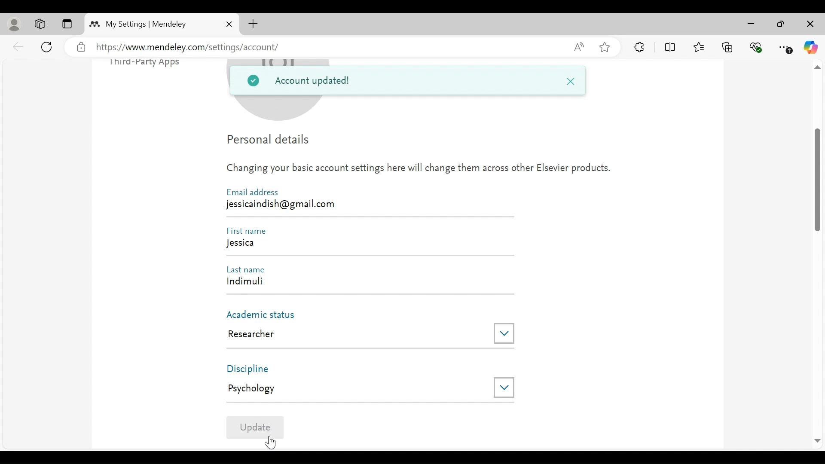  Describe the element at coordinates (504, 334) in the screenshot. I see `Drop down` at that location.